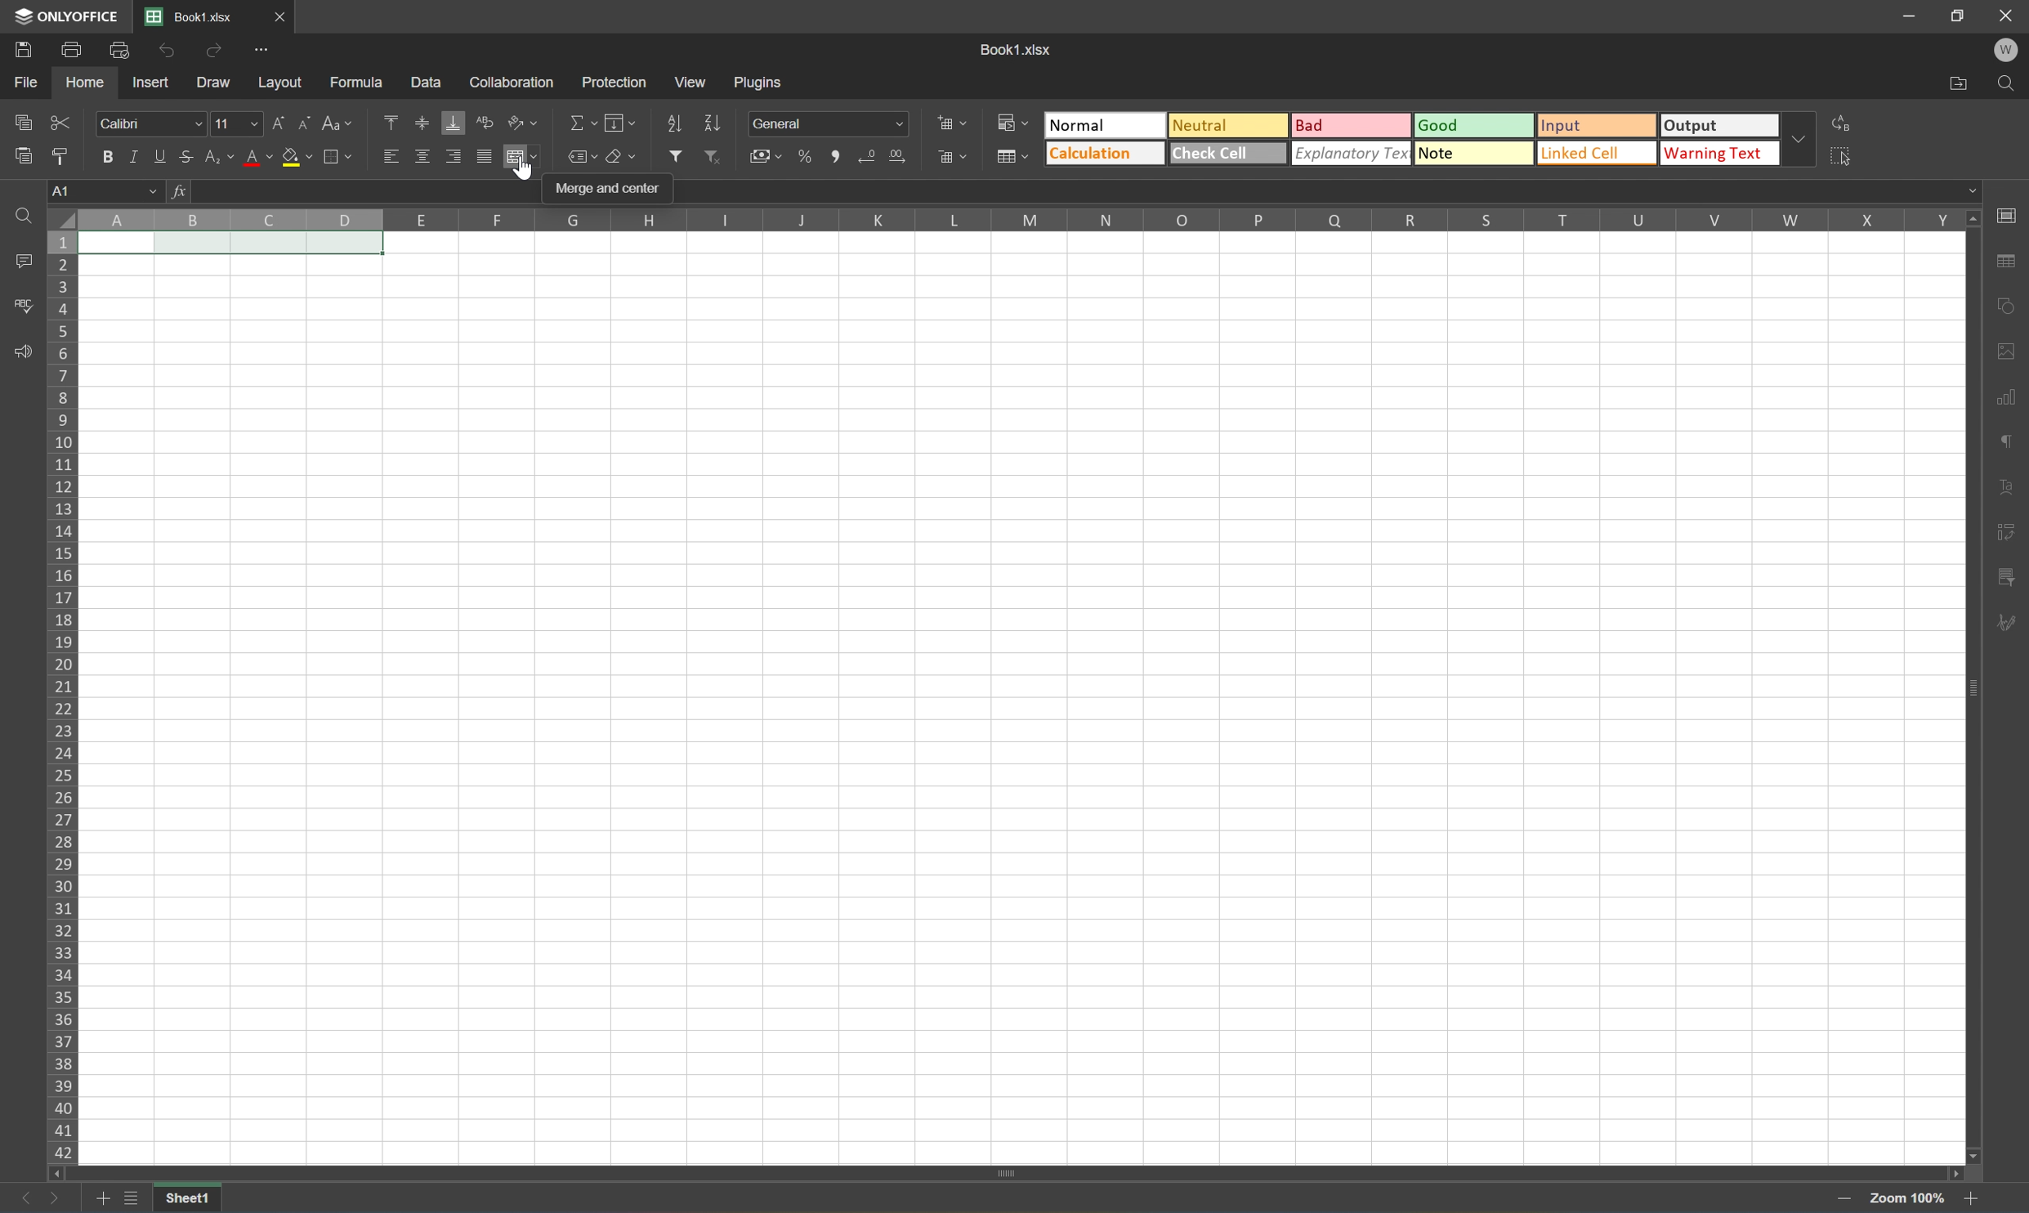 Image resolution: width=2029 pixels, height=1213 pixels. What do you see at coordinates (2011, 51) in the screenshot?
I see `Welcome` at bounding box center [2011, 51].